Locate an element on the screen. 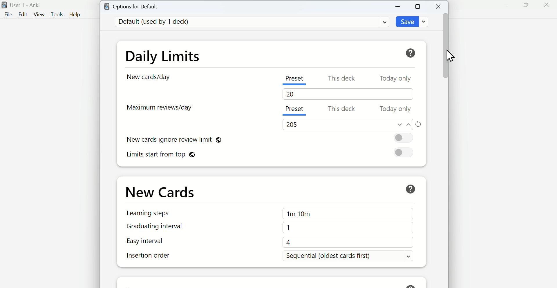 The height and width of the screenshot is (288, 557). 4 is located at coordinates (348, 242).